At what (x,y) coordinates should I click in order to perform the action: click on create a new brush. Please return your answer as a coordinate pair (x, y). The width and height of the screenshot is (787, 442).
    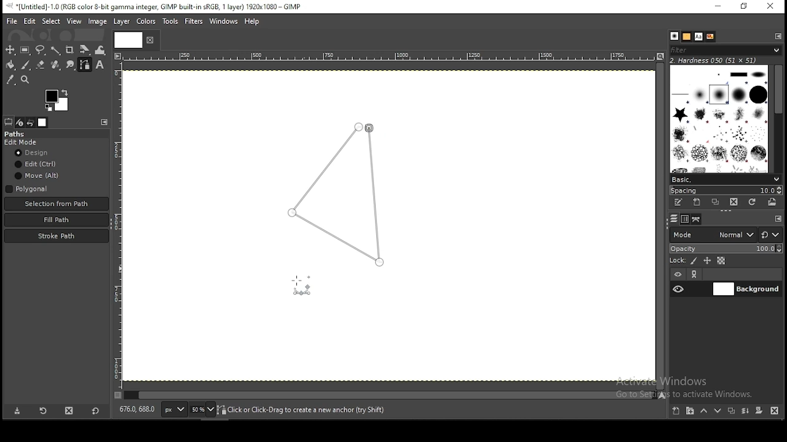
    Looking at the image, I should click on (698, 202).